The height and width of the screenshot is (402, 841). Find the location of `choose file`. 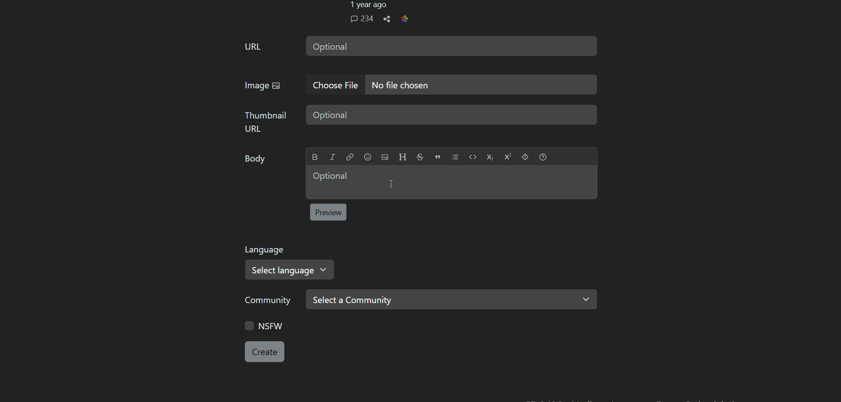

choose file is located at coordinates (333, 85).